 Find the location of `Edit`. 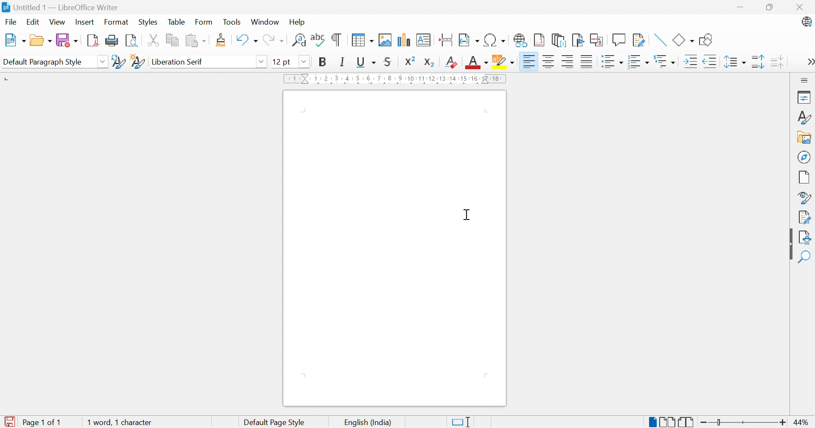

Edit is located at coordinates (34, 23).